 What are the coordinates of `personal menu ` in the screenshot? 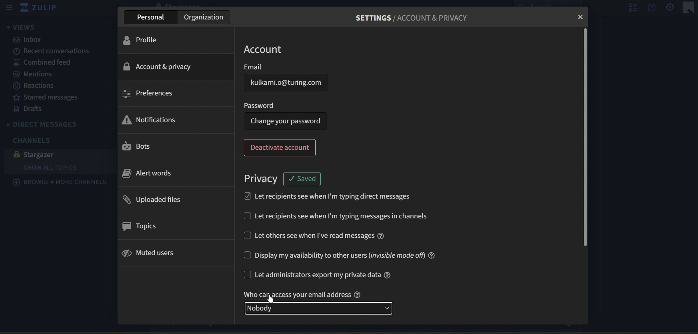 It's located at (689, 8).